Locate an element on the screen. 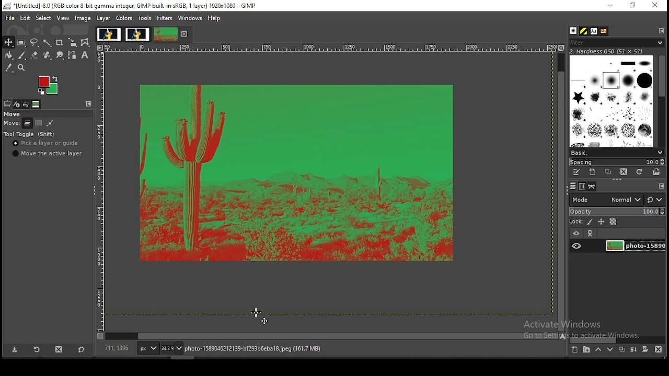  move is located at coordinates (11, 114).